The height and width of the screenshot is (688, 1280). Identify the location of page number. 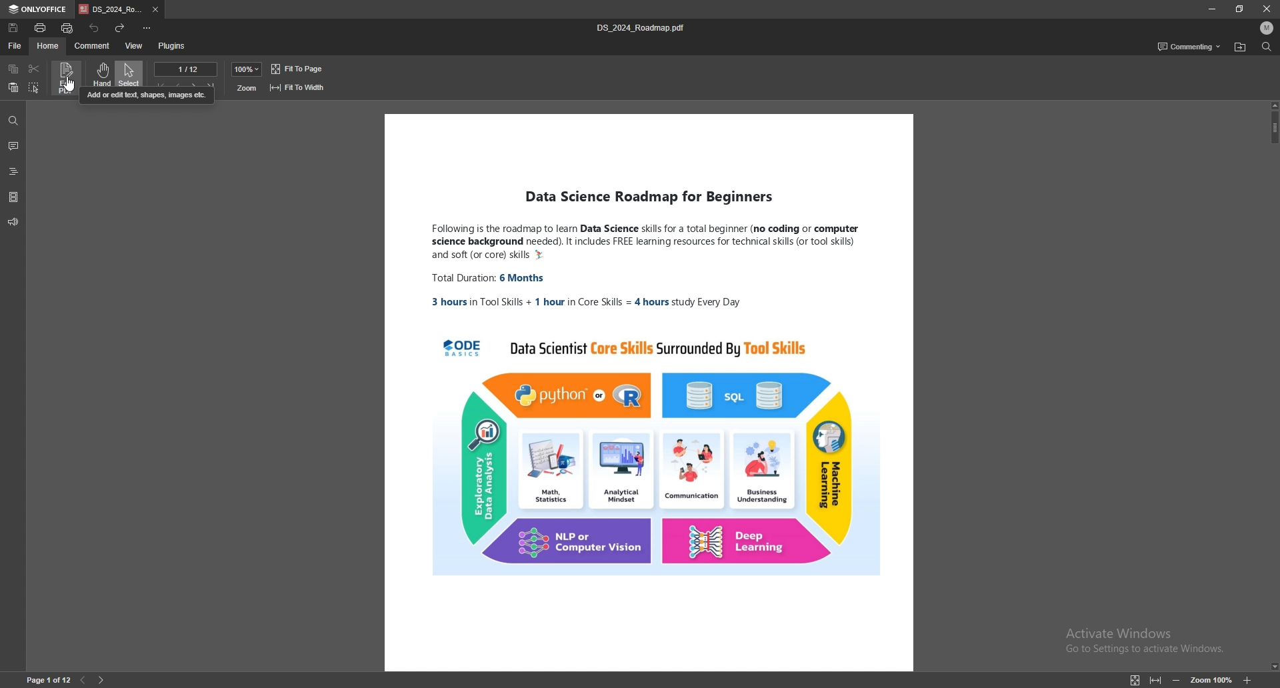
(49, 680).